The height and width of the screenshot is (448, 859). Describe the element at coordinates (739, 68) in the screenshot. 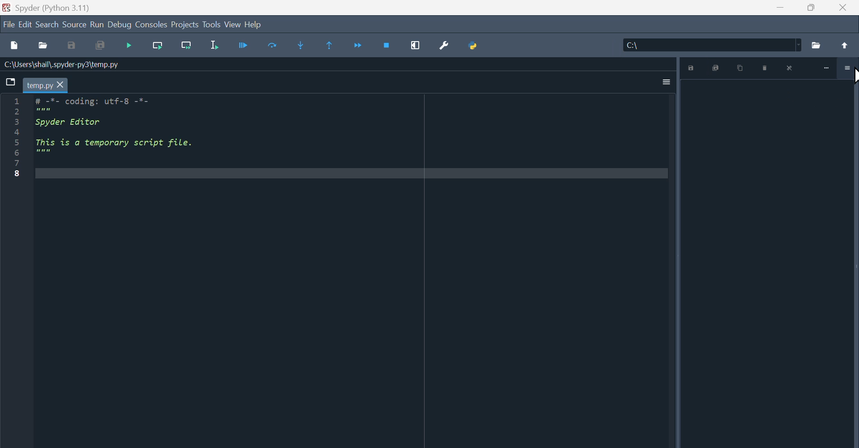

I see `Copy plot to clipboard as image` at that location.